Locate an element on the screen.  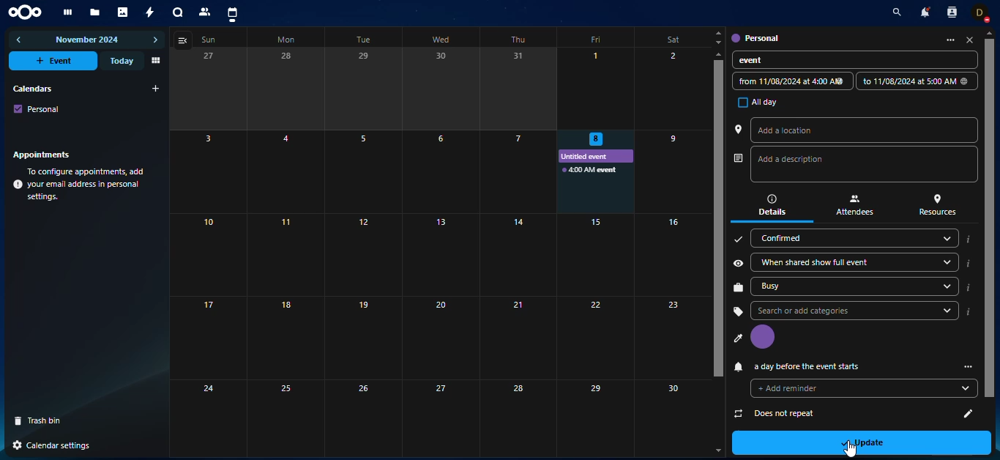
 is located at coordinates (594, 337).